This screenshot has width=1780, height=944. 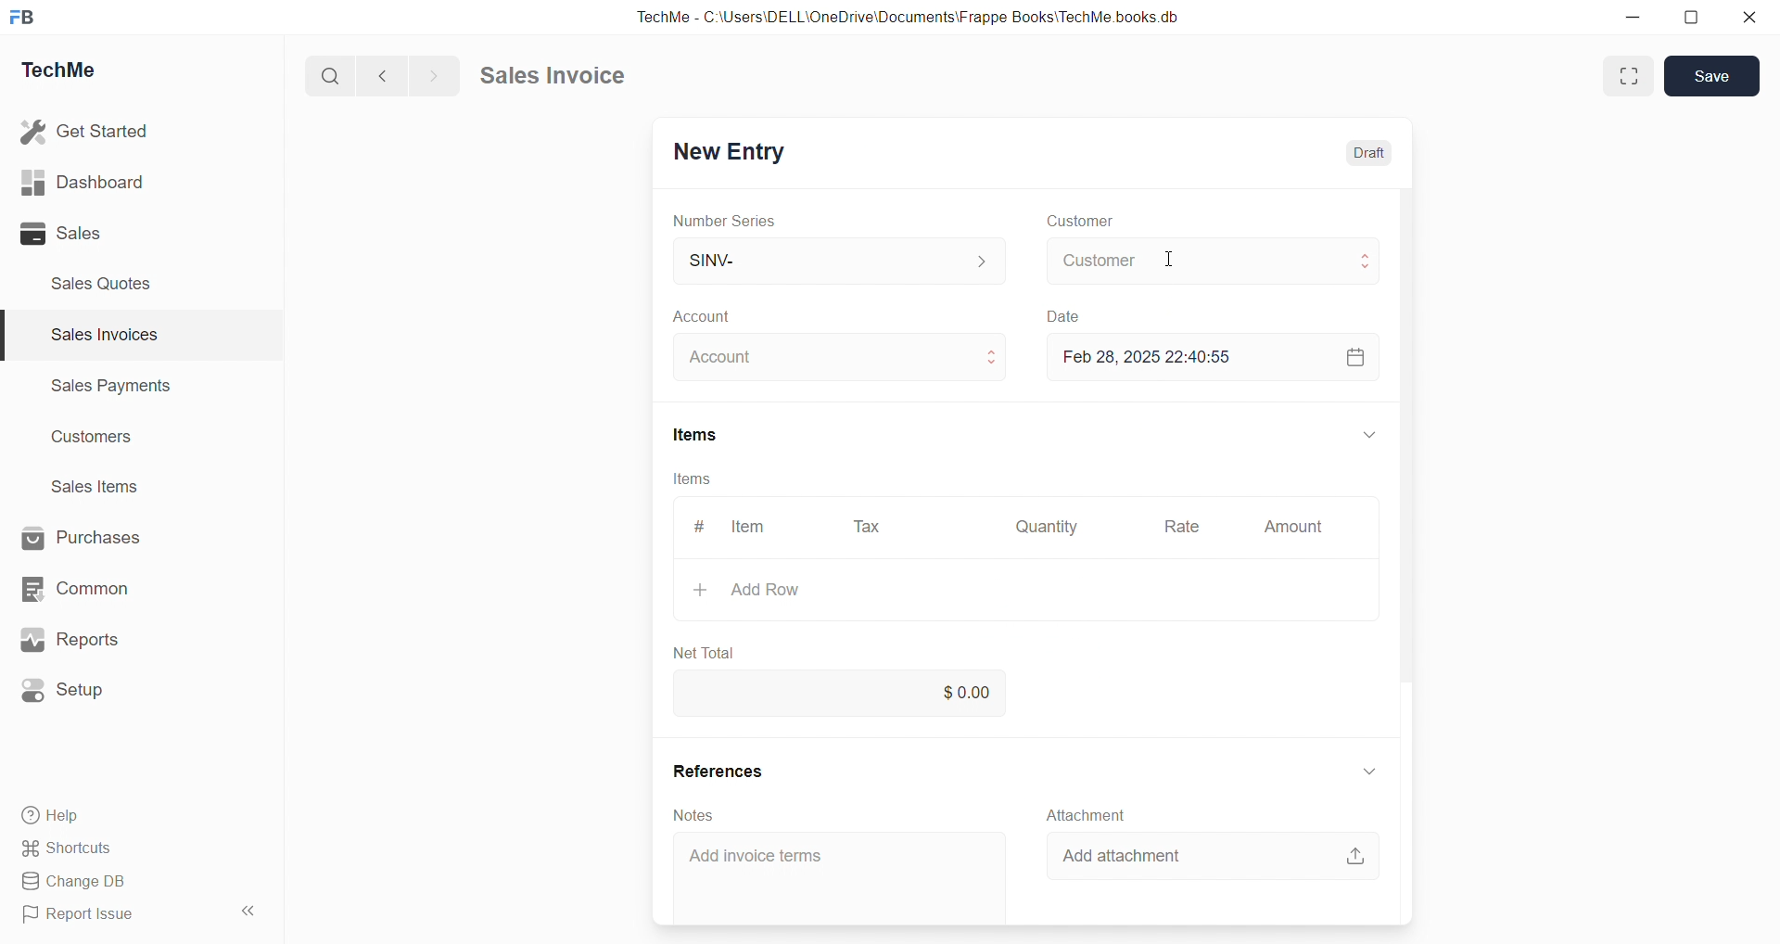 What do you see at coordinates (551, 74) in the screenshot?
I see `Sales invoice` at bounding box center [551, 74].